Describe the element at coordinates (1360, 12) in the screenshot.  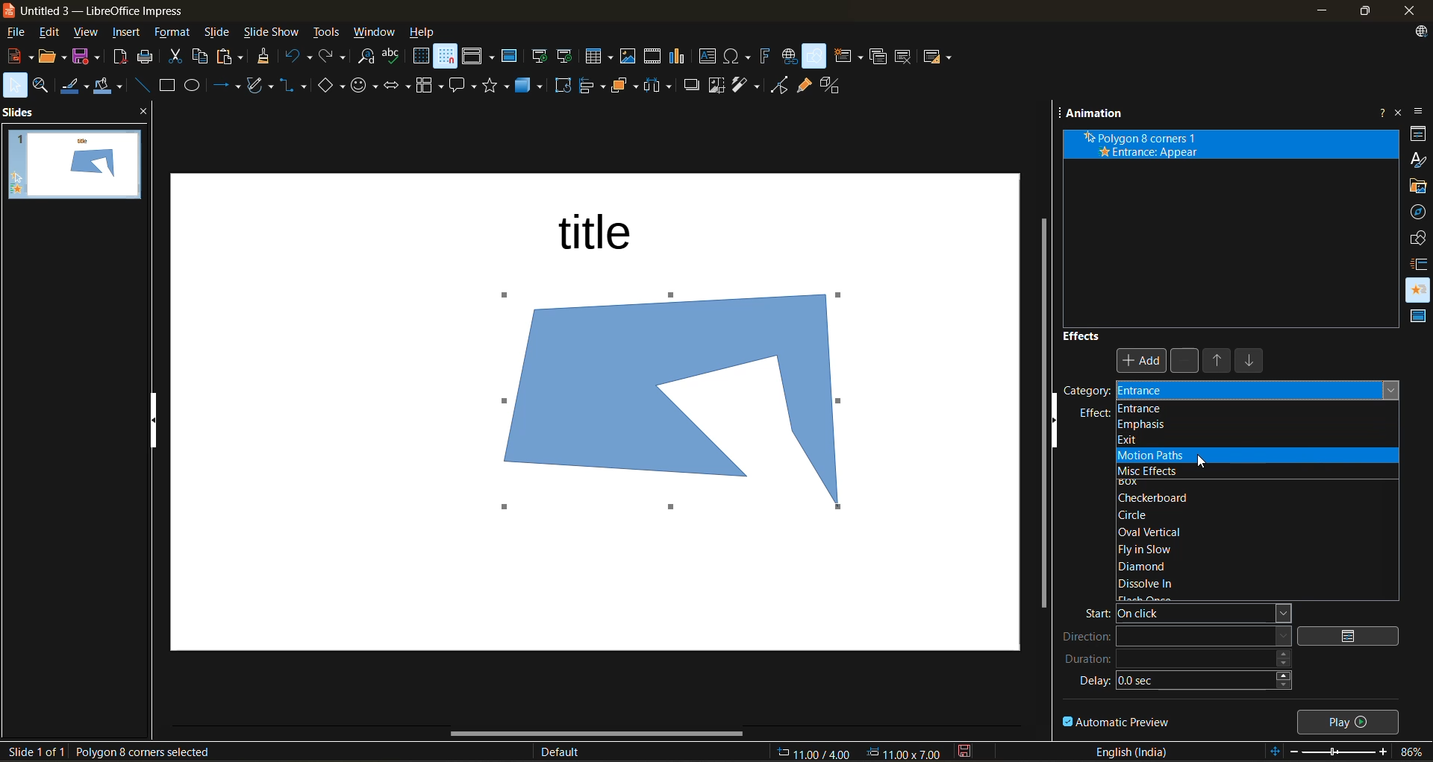
I see `maximize` at that location.